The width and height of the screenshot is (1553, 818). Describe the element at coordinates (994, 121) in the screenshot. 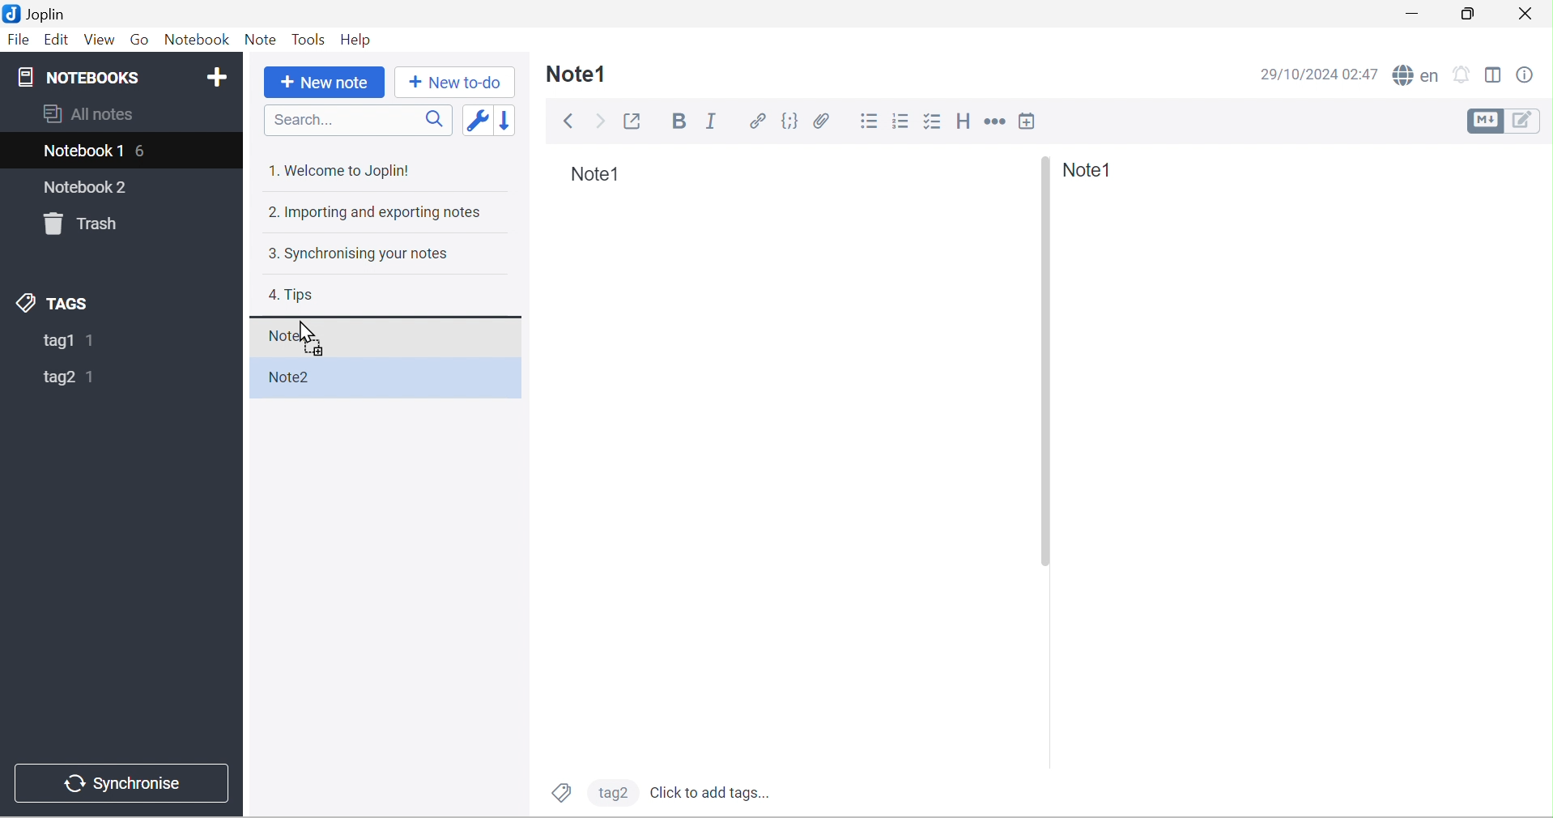

I see `Horizontal rule` at that location.